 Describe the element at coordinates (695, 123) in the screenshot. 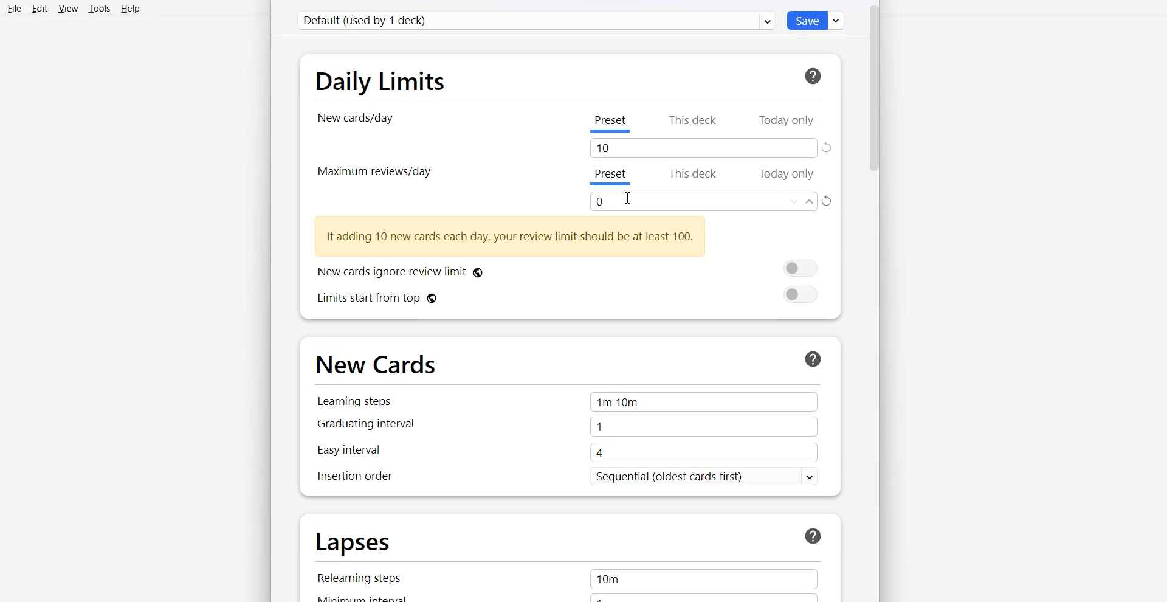

I see `This deck` at that location.